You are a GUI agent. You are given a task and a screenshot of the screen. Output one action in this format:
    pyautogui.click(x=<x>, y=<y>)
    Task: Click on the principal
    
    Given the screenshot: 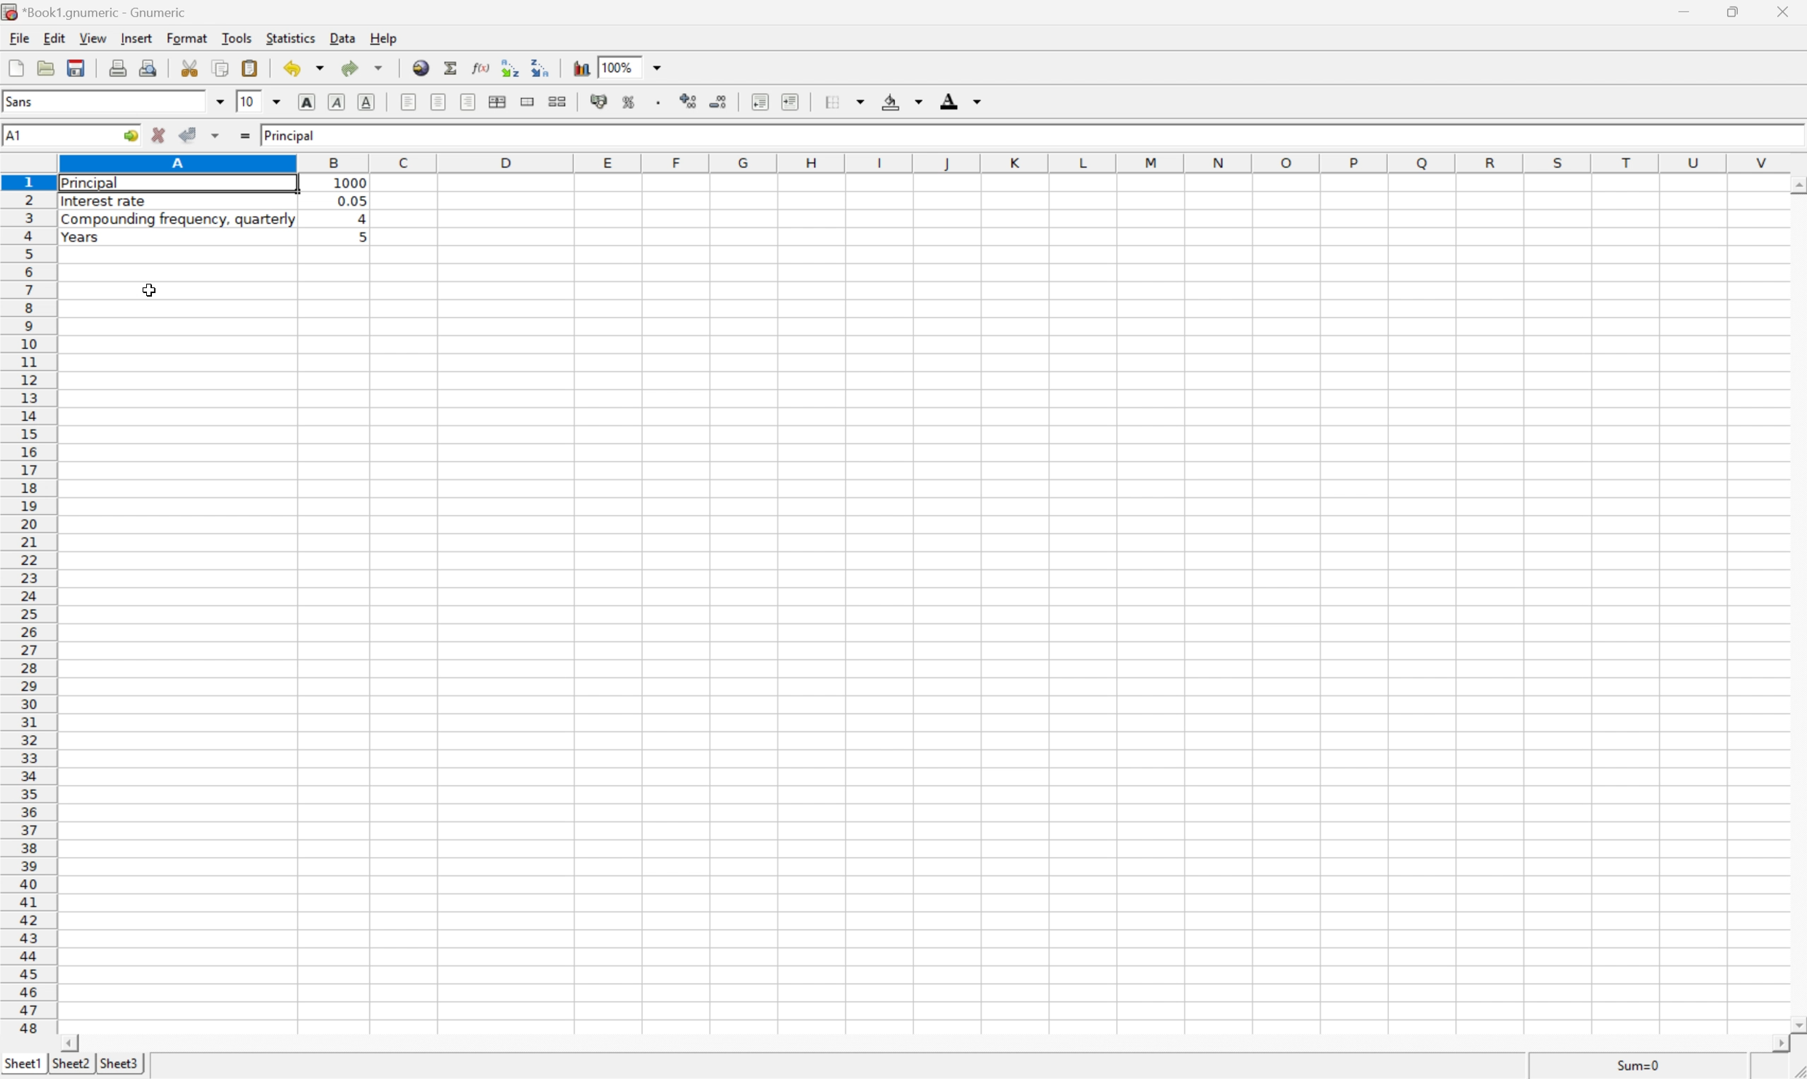 What is the action you would take?
    pyautogui.click(x=95, y=185)
    